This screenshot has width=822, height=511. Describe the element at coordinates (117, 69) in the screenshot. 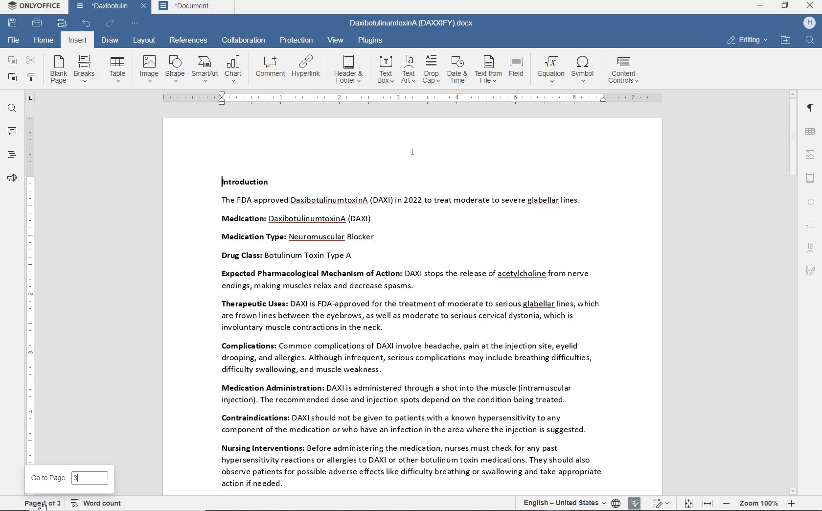

I see `table` at that location.